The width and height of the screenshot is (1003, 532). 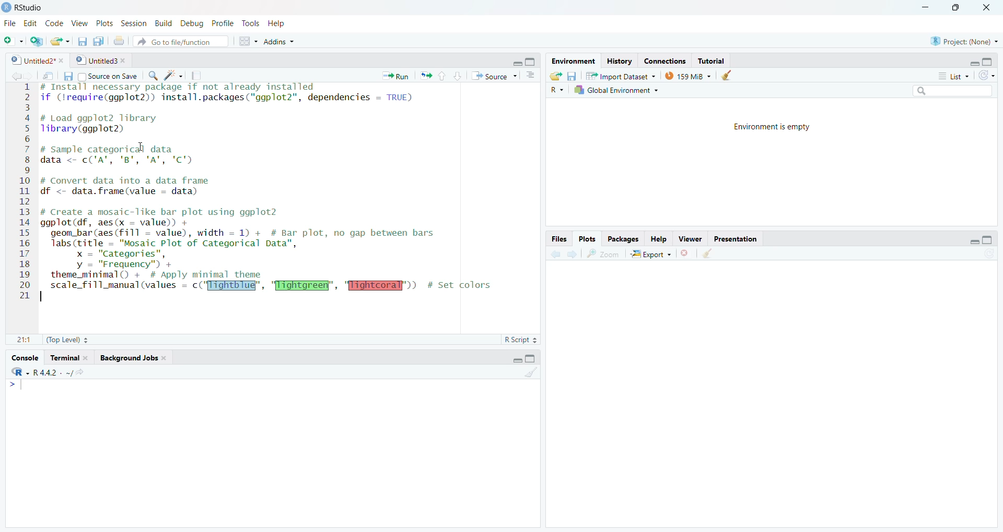 What do you see at coordinates (14, 76) in the screenshot?
I see `Previous` at bounding box center [14, 76].